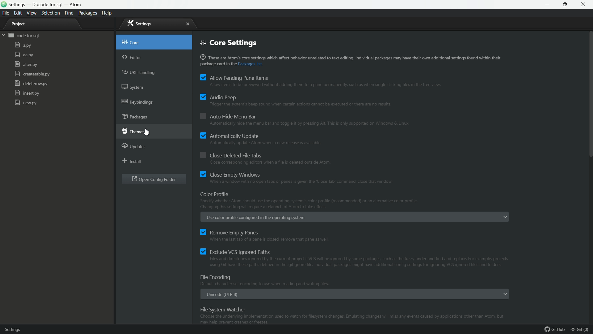  I want to click on edit menu, so click(18, 12).